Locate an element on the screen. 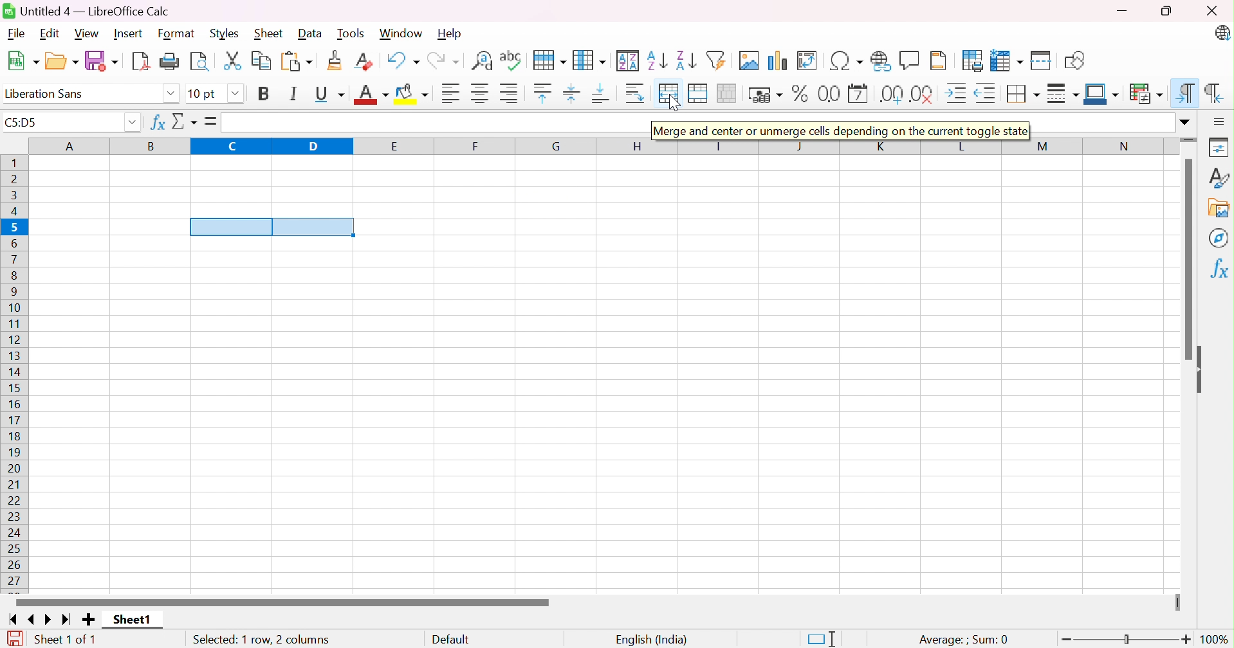 Image resolution: width=1234 pixels, height=648 pixels. Format as Date is located at coordinates (858, 93).